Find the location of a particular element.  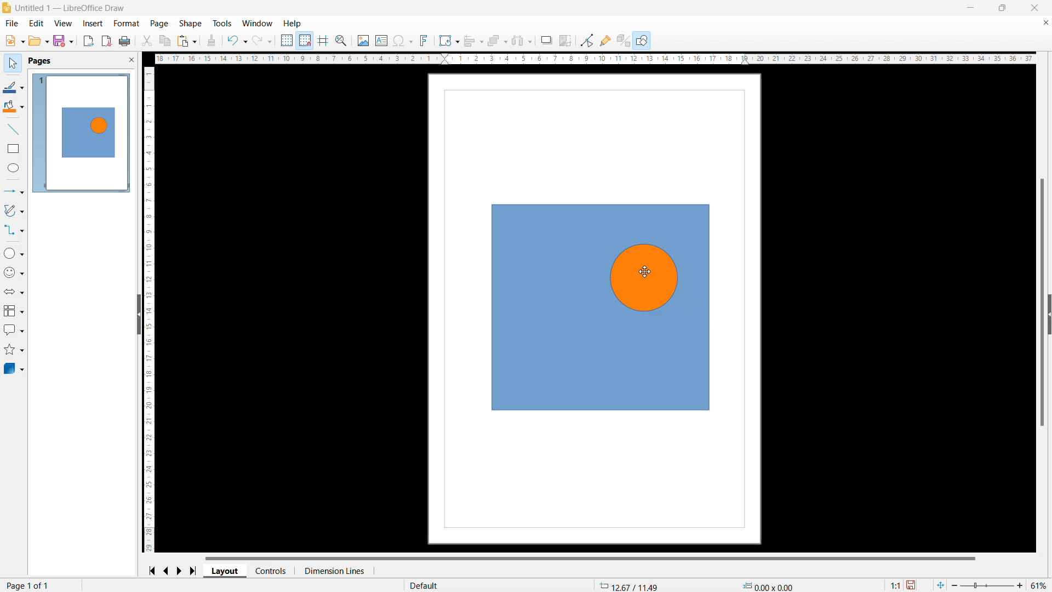

edit is located at coordinates (36, 23).